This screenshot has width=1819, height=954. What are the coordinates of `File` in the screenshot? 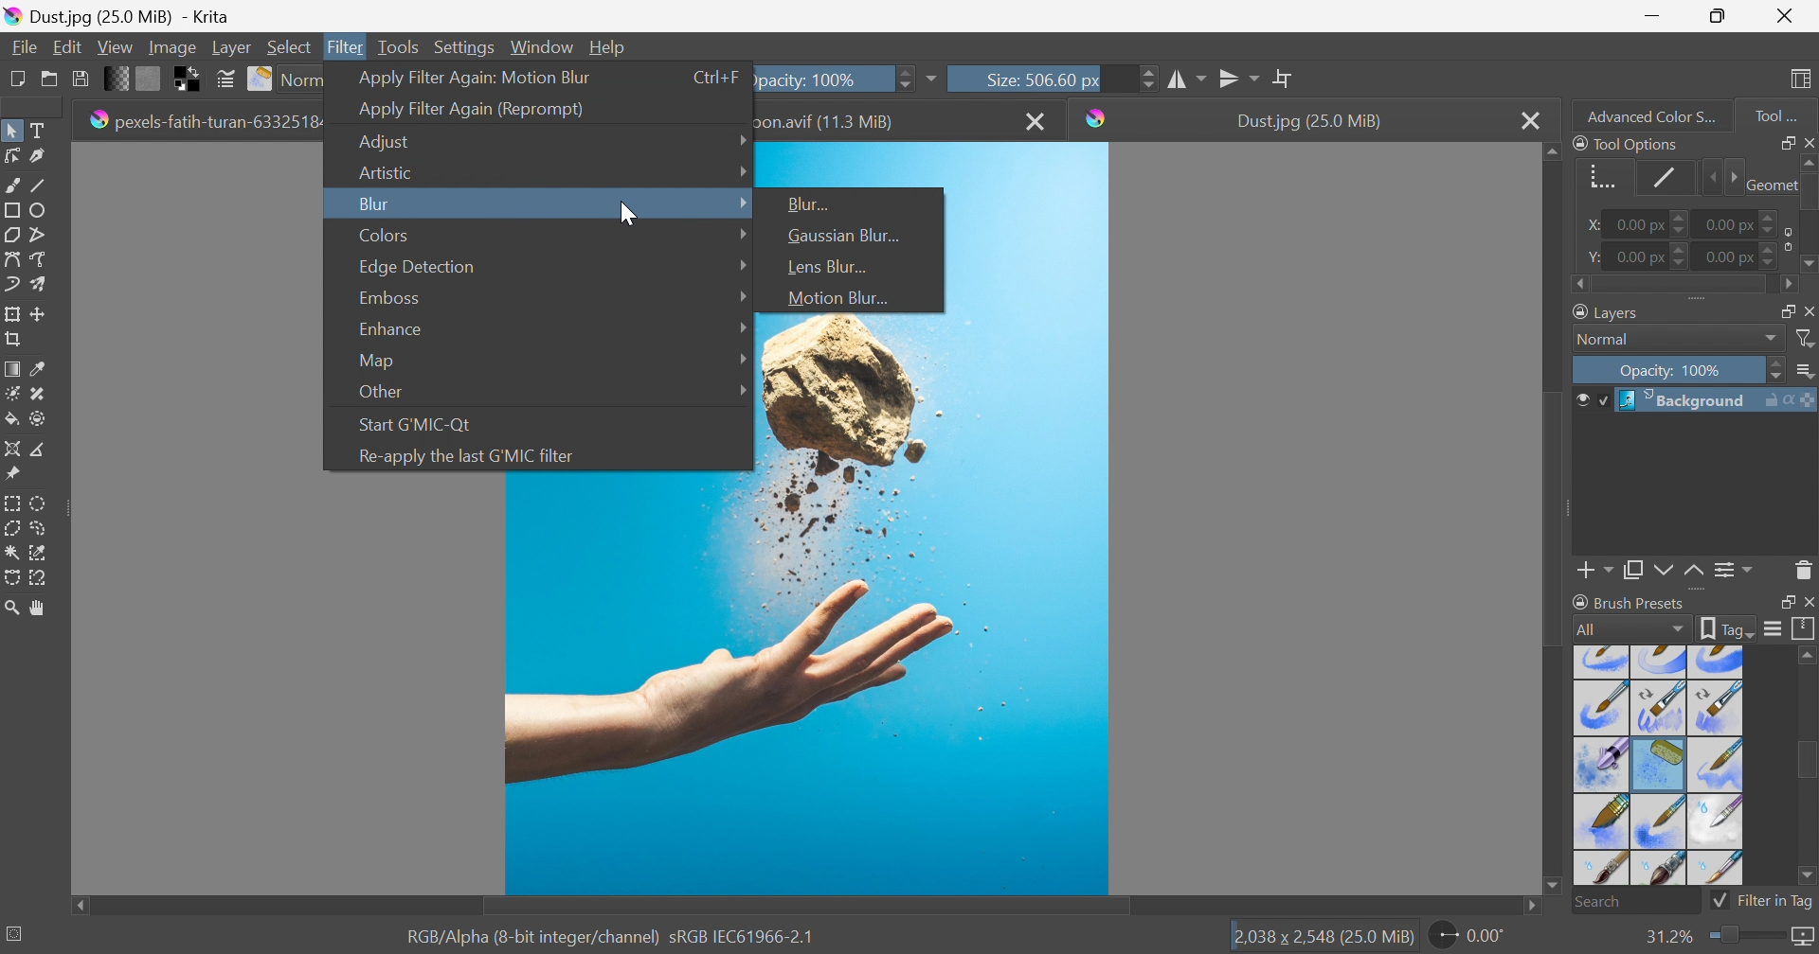 It's located at (23, 45).